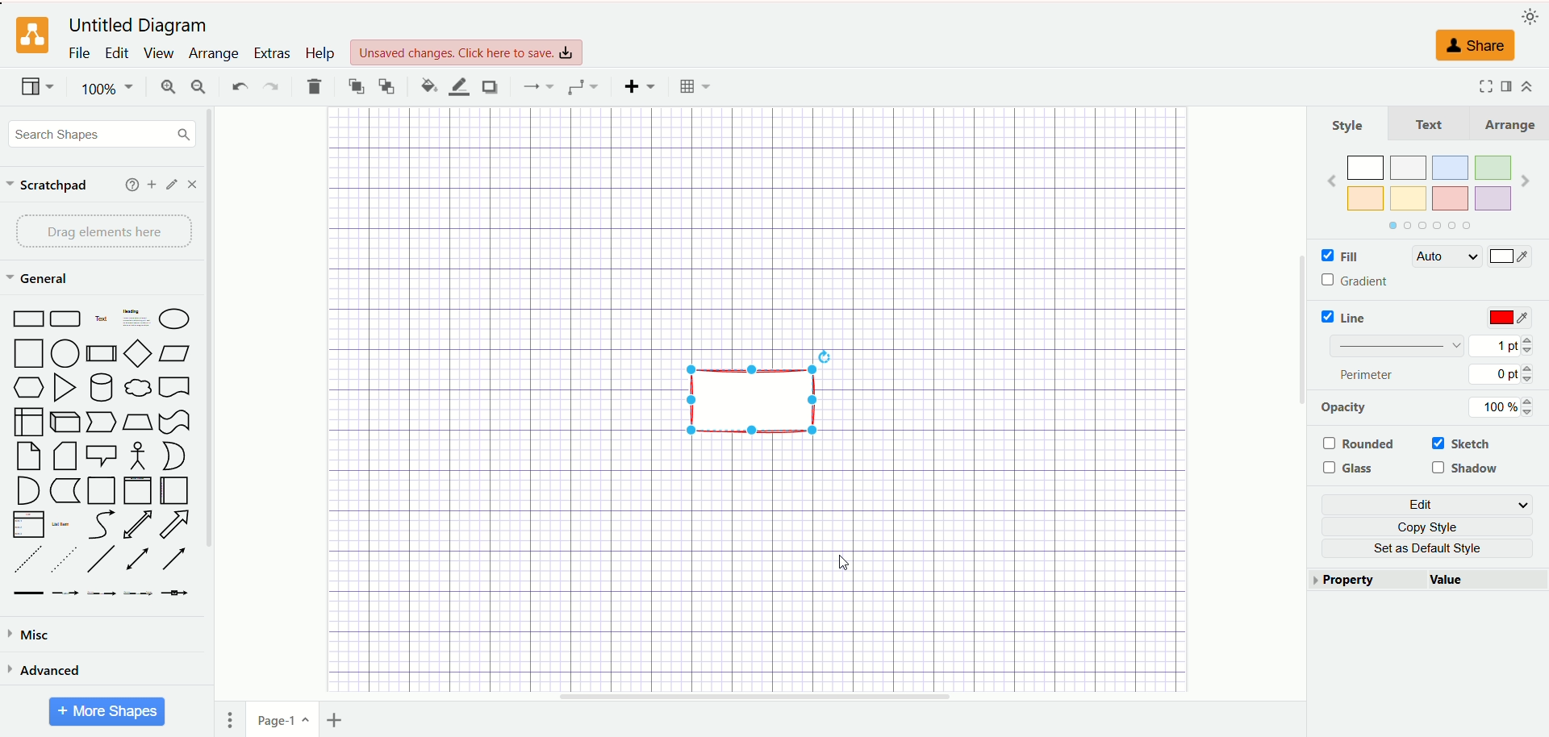 This screenshot has width=1549, height=737. What do you see at coordinates (312, 85) in the screenshot?
I see `delete` at bounding box center [312, 85].